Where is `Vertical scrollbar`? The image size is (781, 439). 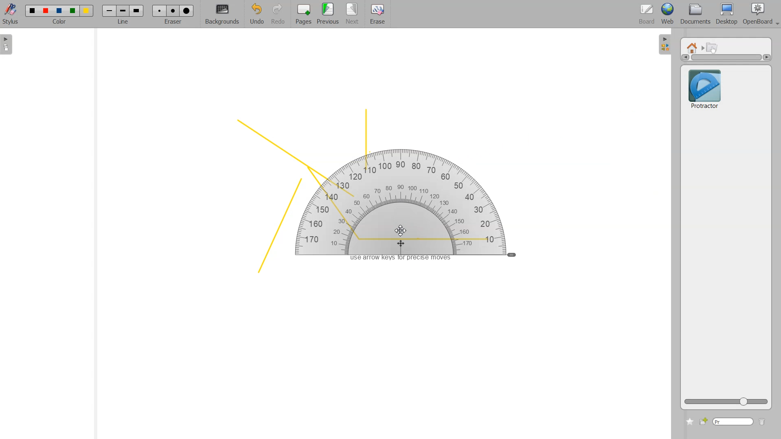
Vertical scrollbar is located at coordinates (726, 57).